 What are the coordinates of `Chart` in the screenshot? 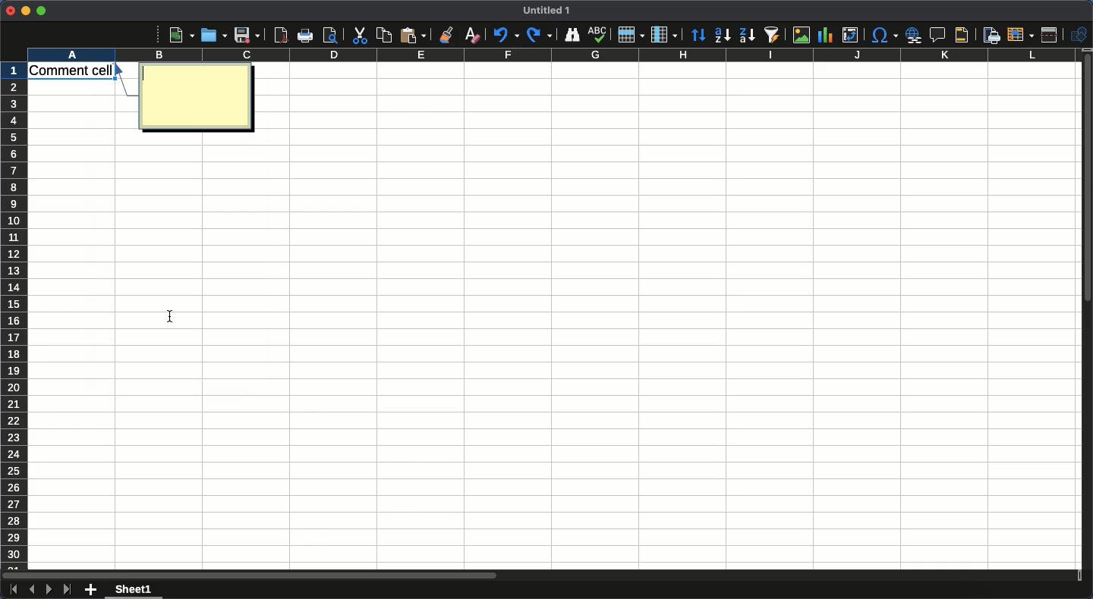 It's located at (824, 34).